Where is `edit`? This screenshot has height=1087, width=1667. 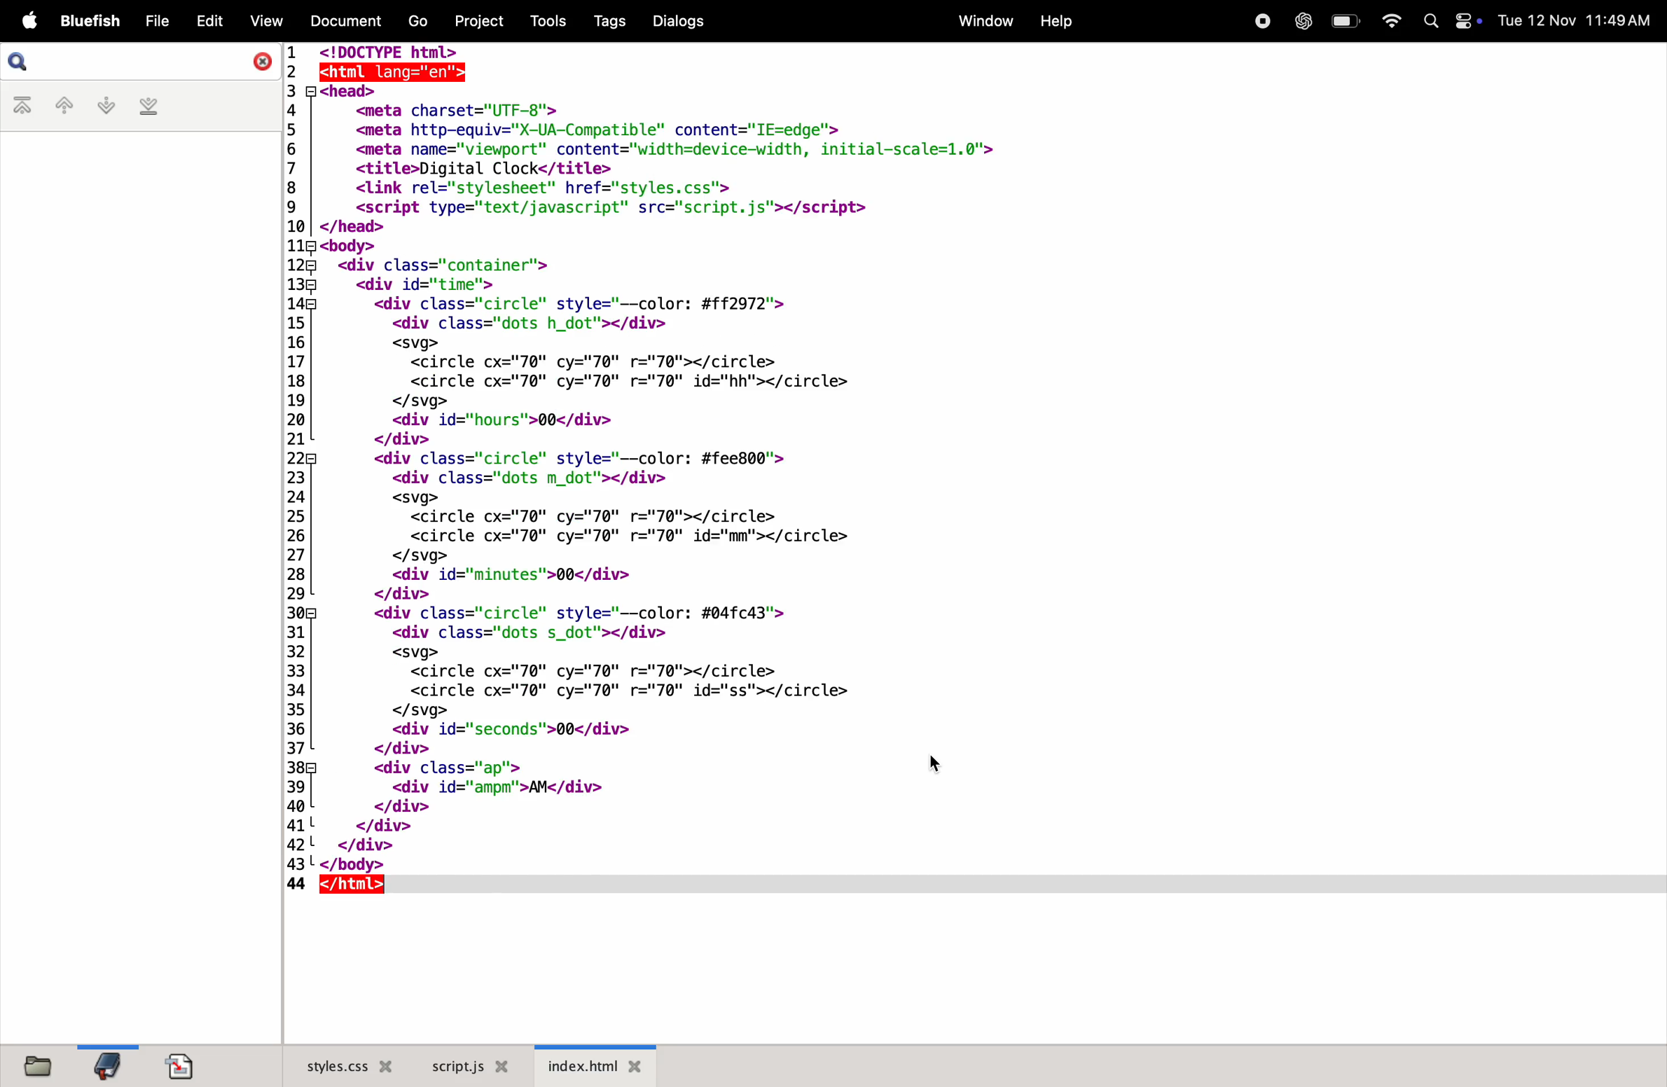
edit is located at coordinates (207, 20).